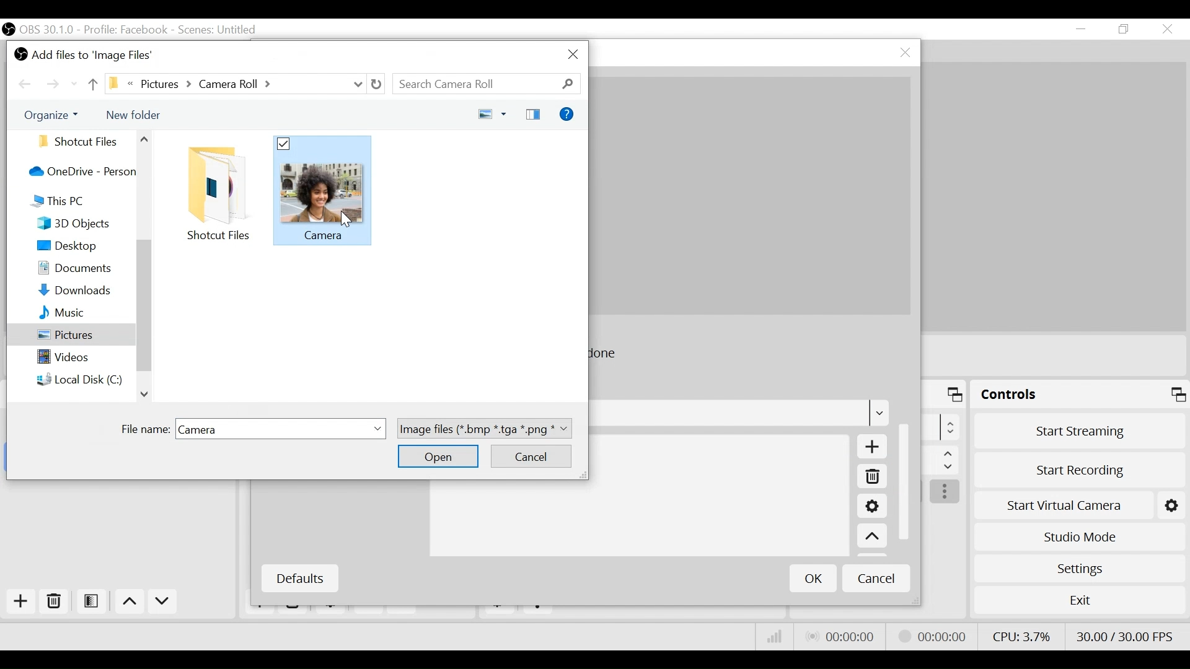  I want to click on OK, so click(813, 578).